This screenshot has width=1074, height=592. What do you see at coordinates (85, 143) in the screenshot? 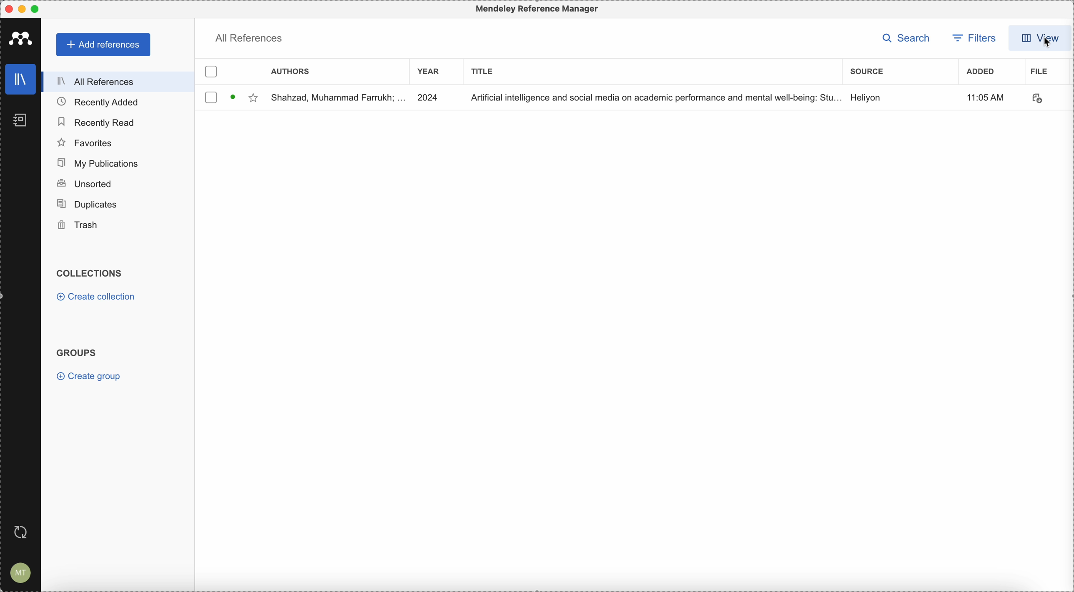
I see `favorites` at bounding box center [85, 143].